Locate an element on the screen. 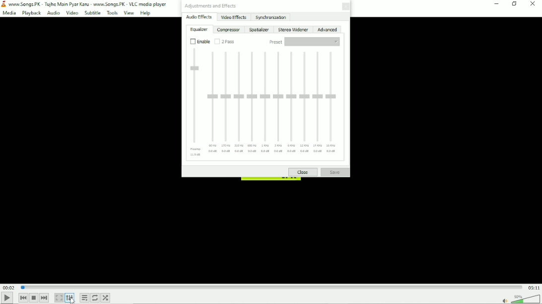 The image size is (542, 304). Elapsed time is located at coordinates (9, 287).